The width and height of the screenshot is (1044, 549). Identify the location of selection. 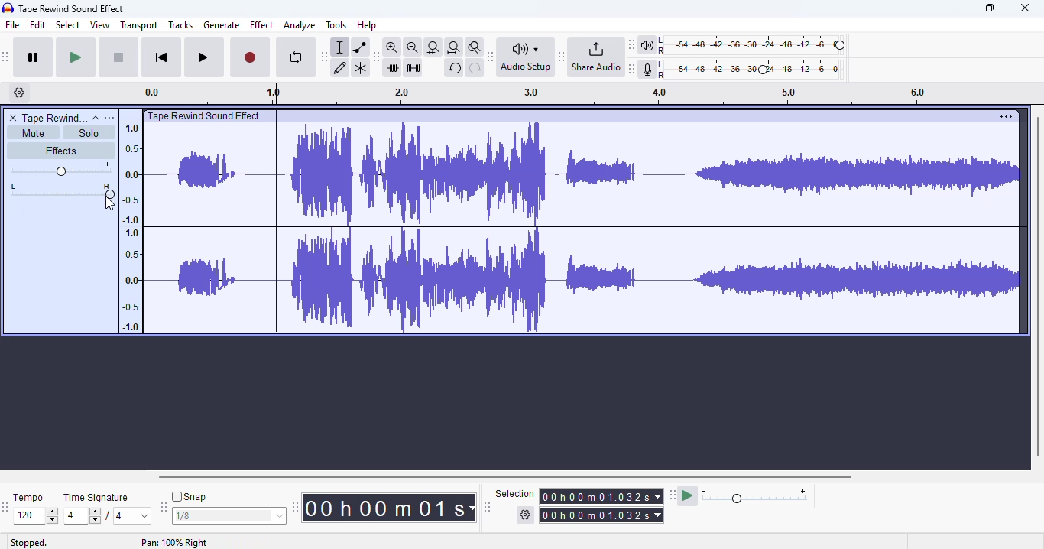
(580, 505).